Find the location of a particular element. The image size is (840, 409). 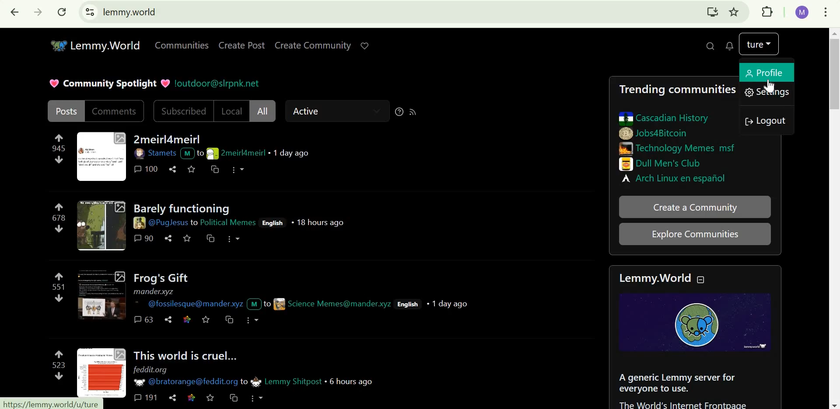

945 points is located at coordinates (57, 149).